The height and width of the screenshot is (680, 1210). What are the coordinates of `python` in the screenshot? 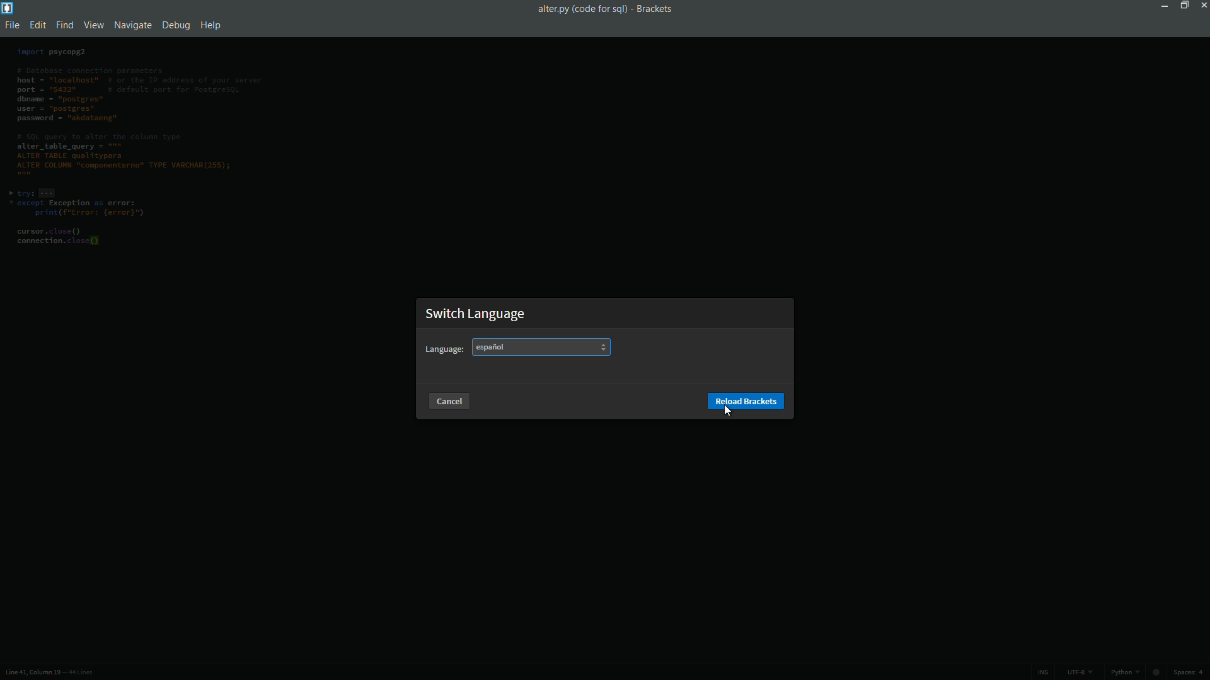 It's located at (1126, 672).